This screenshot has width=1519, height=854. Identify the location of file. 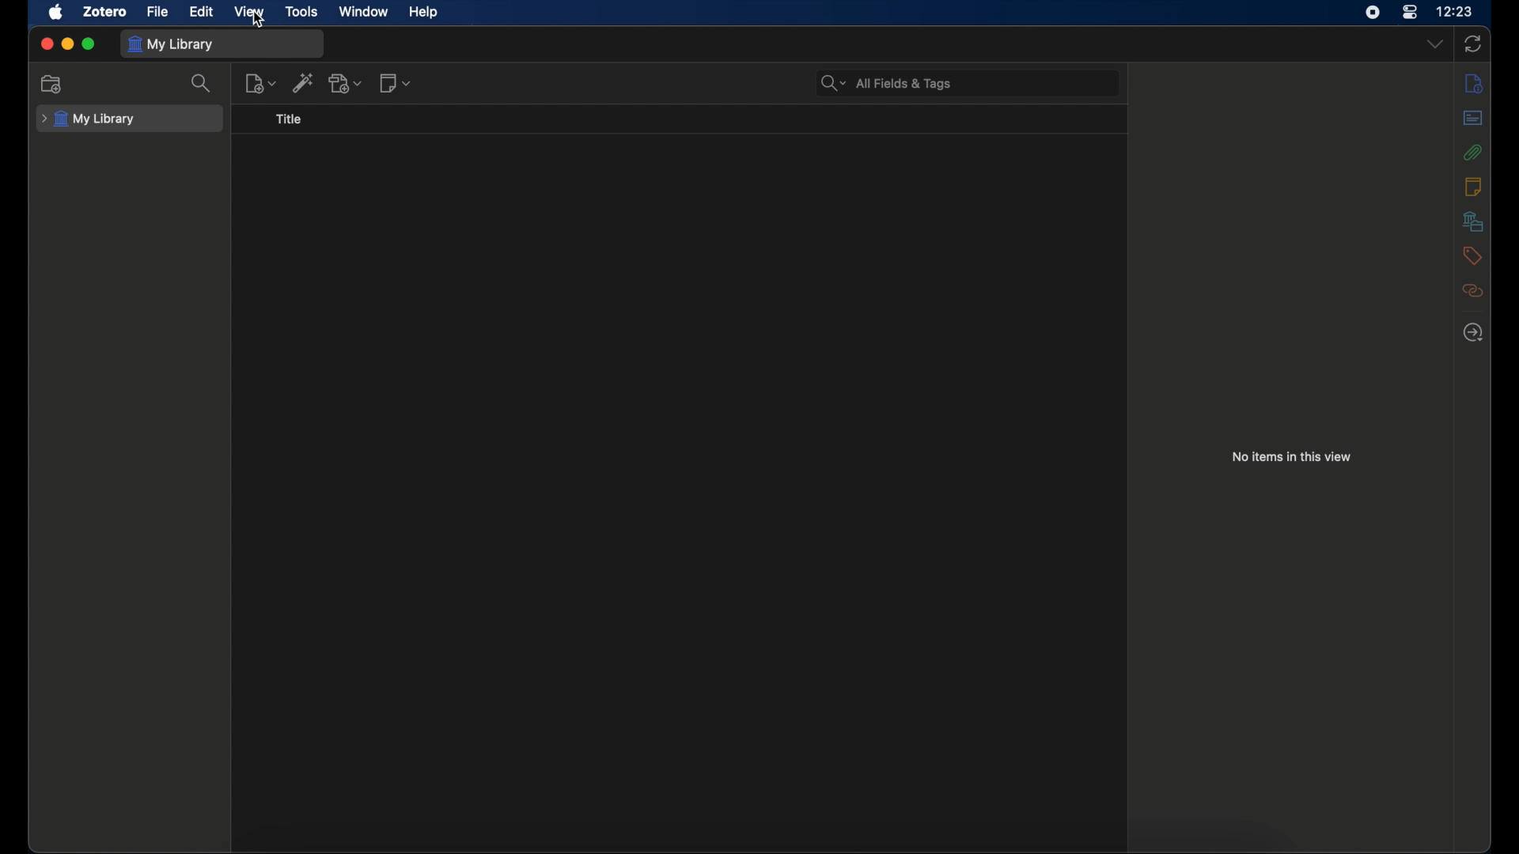
(158, 13).